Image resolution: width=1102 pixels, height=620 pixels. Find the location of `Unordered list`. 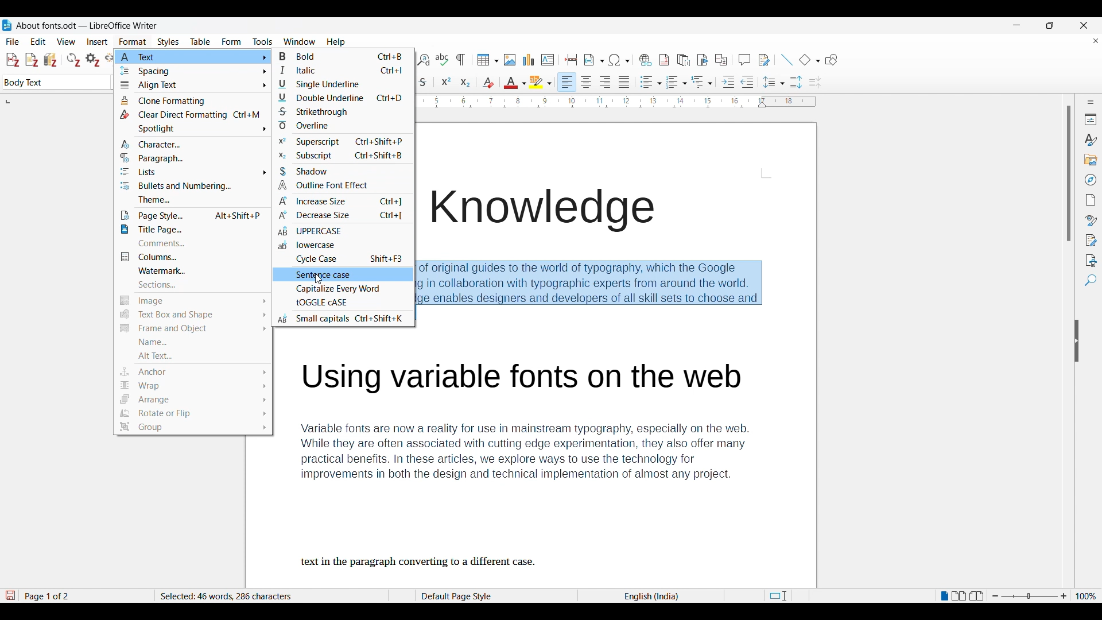

Unordered list is located at coordinates (650, 82).